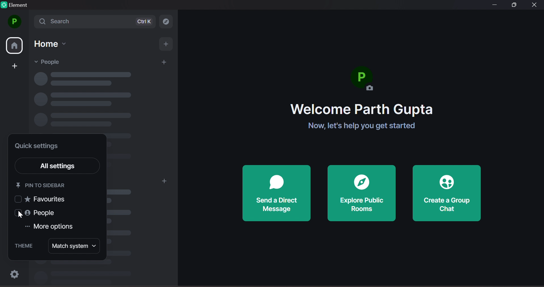 This screenshot has height=287, width=544. I want to click on close, so click(535, 5).